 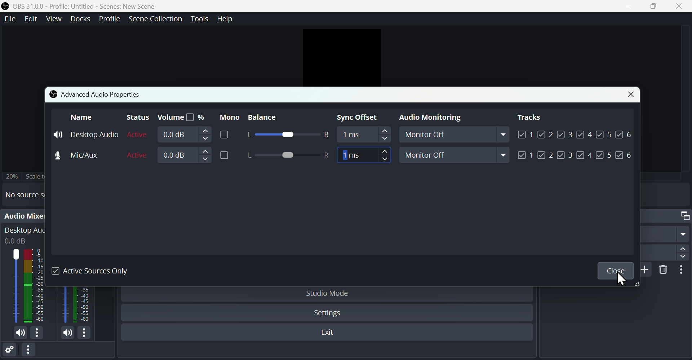 I want to click on view, so click(x=53, y=18).